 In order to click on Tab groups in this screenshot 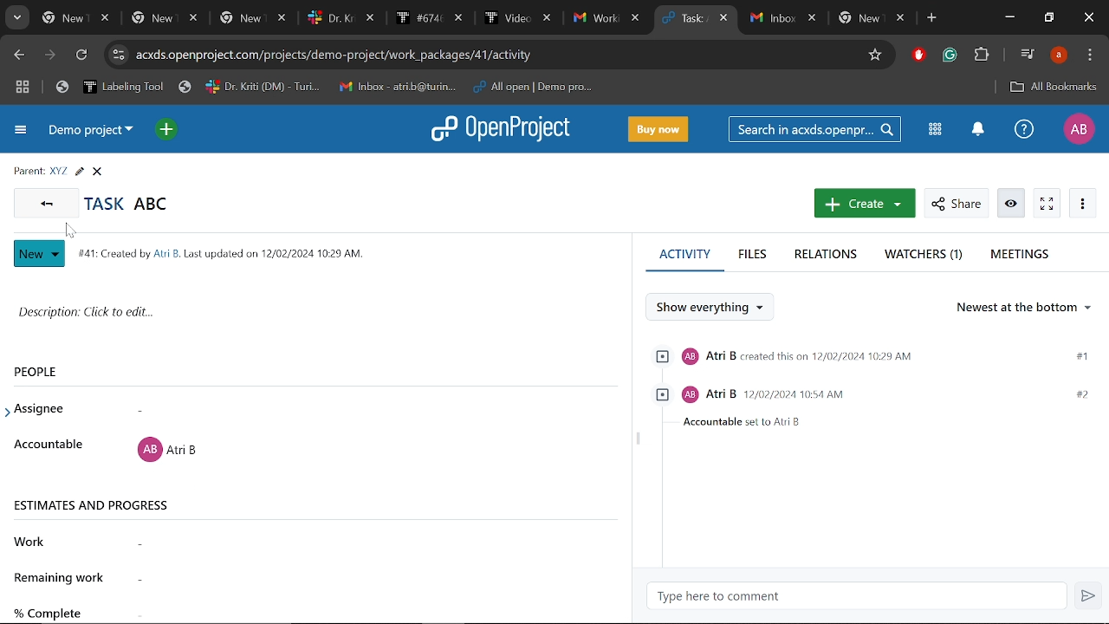, I will do `click(24, 88)`.